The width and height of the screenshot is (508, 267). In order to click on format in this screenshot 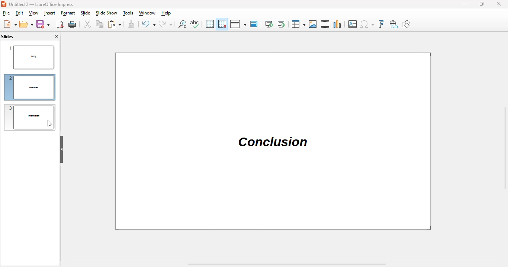, I will do `click(68, 13)`.